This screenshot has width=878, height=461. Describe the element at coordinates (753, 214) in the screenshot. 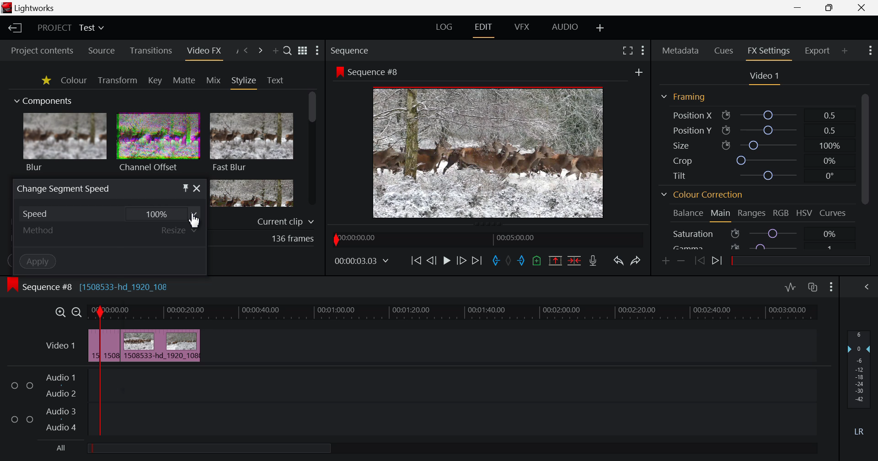

I see `Ranges` at that location.